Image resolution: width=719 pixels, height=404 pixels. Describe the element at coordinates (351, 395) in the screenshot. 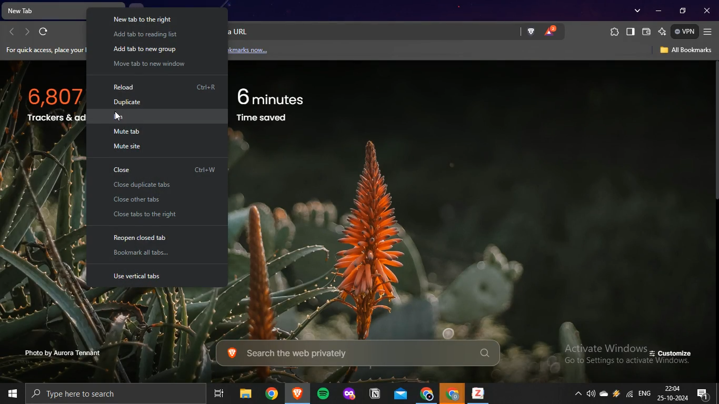

I see `mozilla firefox` at that location.